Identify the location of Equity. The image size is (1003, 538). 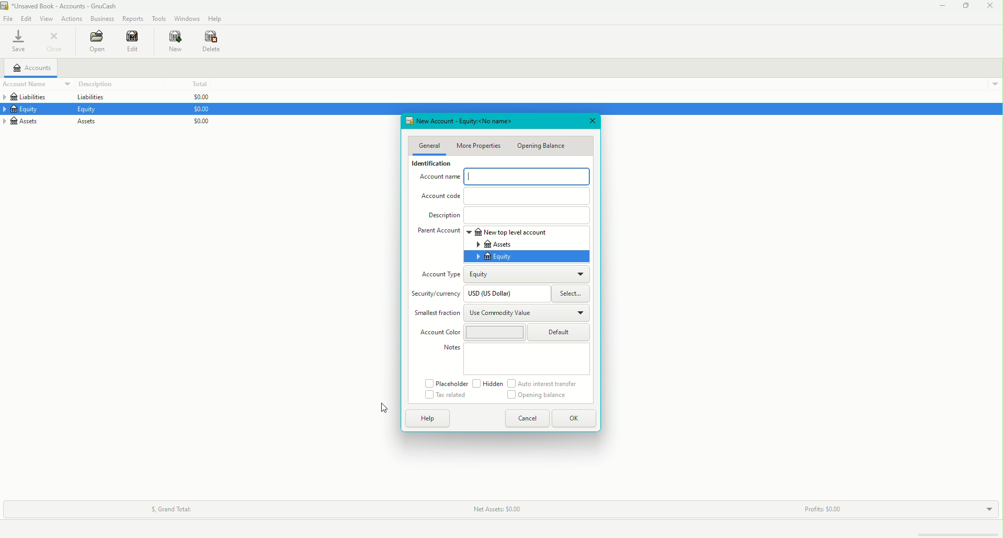
(529, 275).